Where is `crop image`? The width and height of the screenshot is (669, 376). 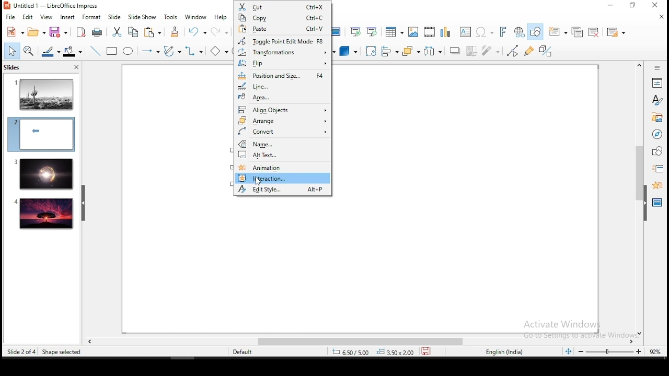 crop image is located at coordinates (474, 50).